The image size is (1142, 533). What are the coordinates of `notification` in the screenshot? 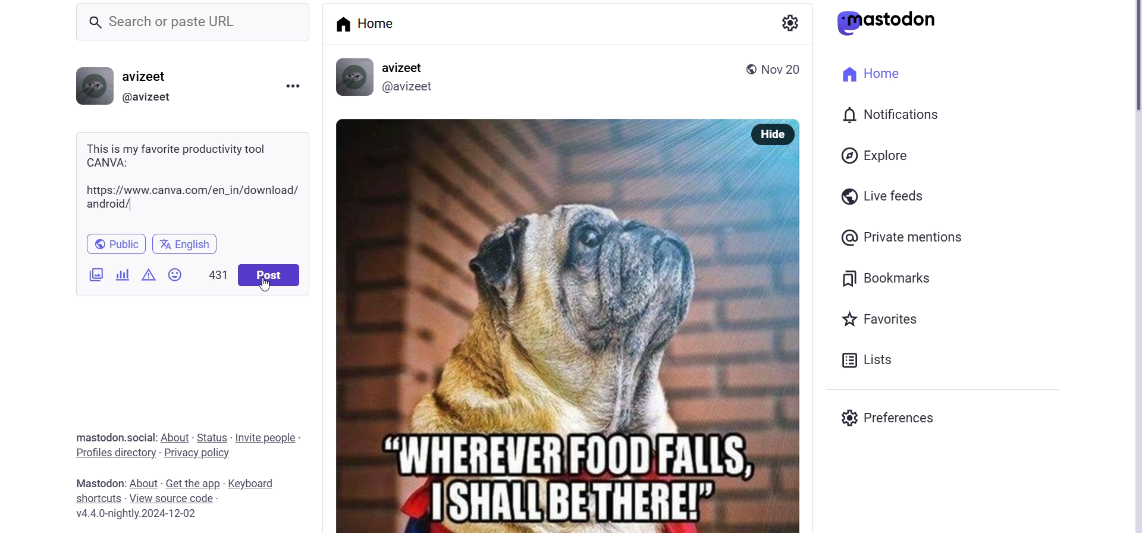 It's located at (903, 116).